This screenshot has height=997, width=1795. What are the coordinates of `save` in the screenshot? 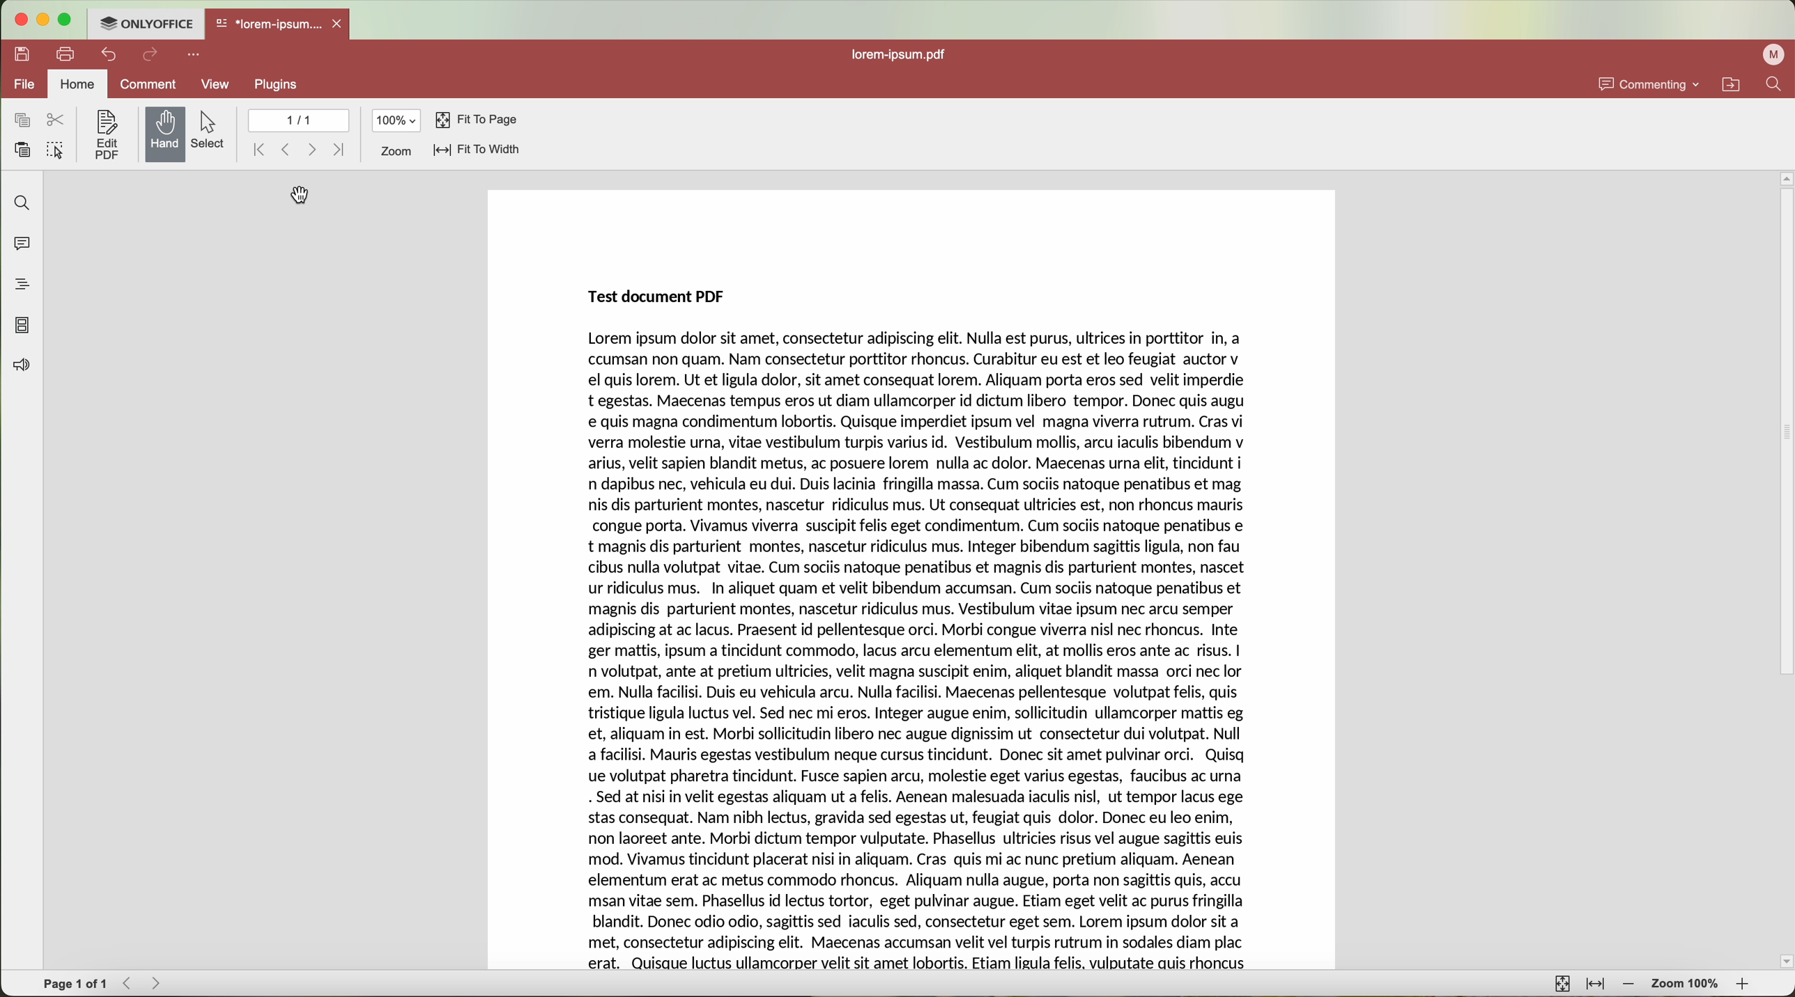 It's located at (20, 55).